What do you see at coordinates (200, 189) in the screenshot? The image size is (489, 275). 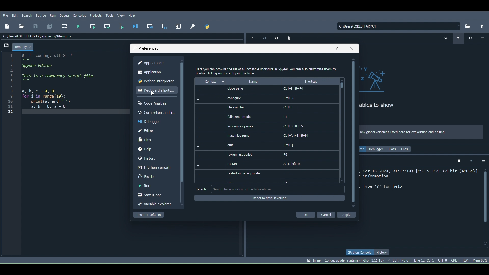 I see `Text` at bounding box center [200, 189].